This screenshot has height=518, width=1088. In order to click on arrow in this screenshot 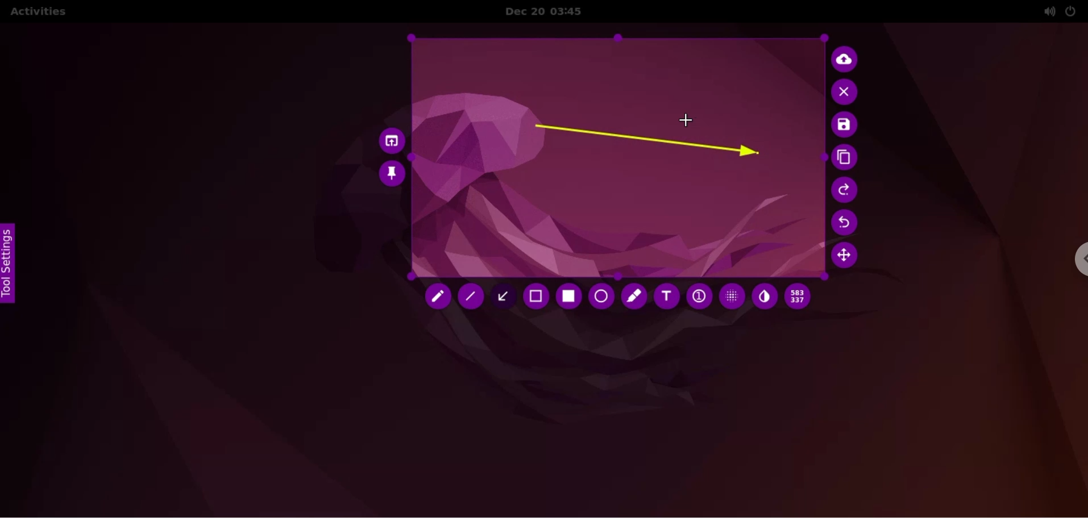, I will do `click(645, 143)`.